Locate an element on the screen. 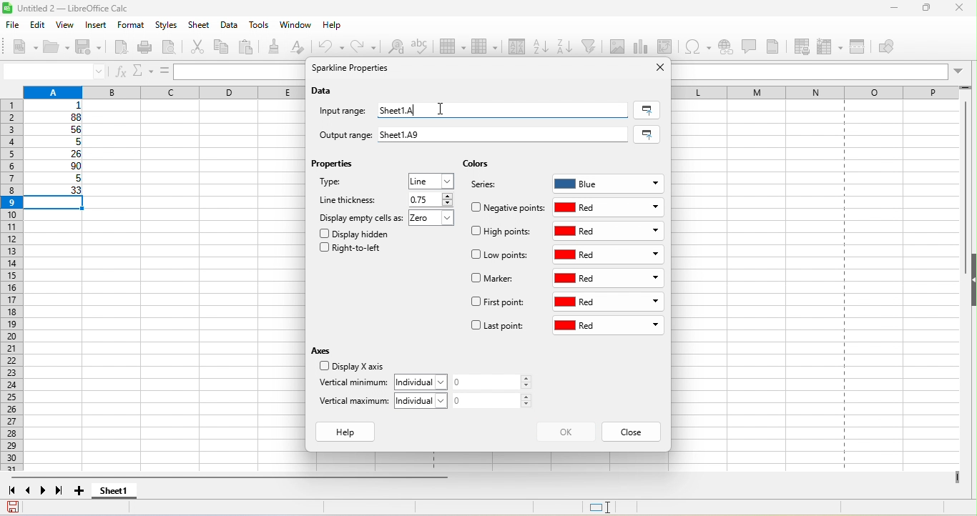  special character is located at coordinates (700, 46).